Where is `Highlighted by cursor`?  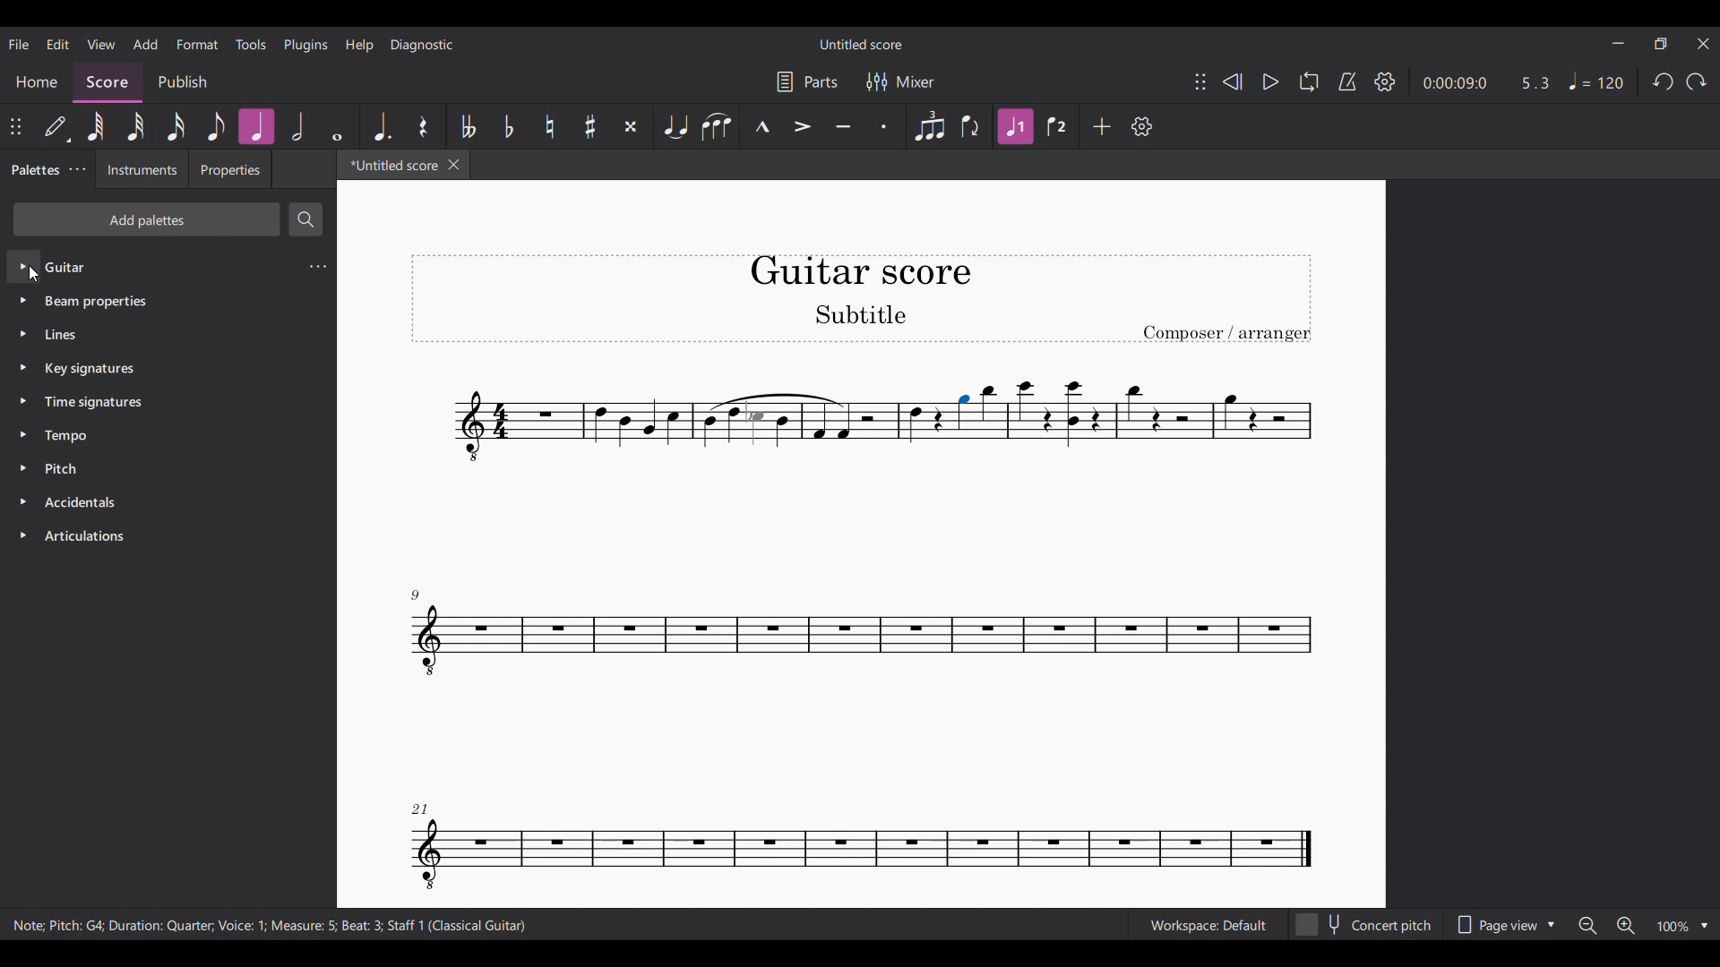 Highlighted by cursor is located at coordinates (23, 265).